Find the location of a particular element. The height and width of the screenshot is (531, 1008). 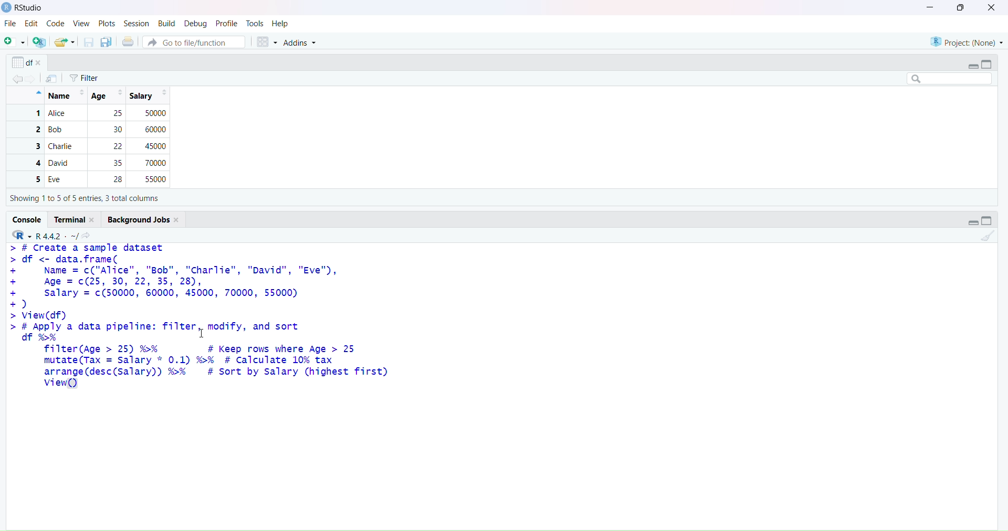

background jobs is located at coordinates (144, 220).